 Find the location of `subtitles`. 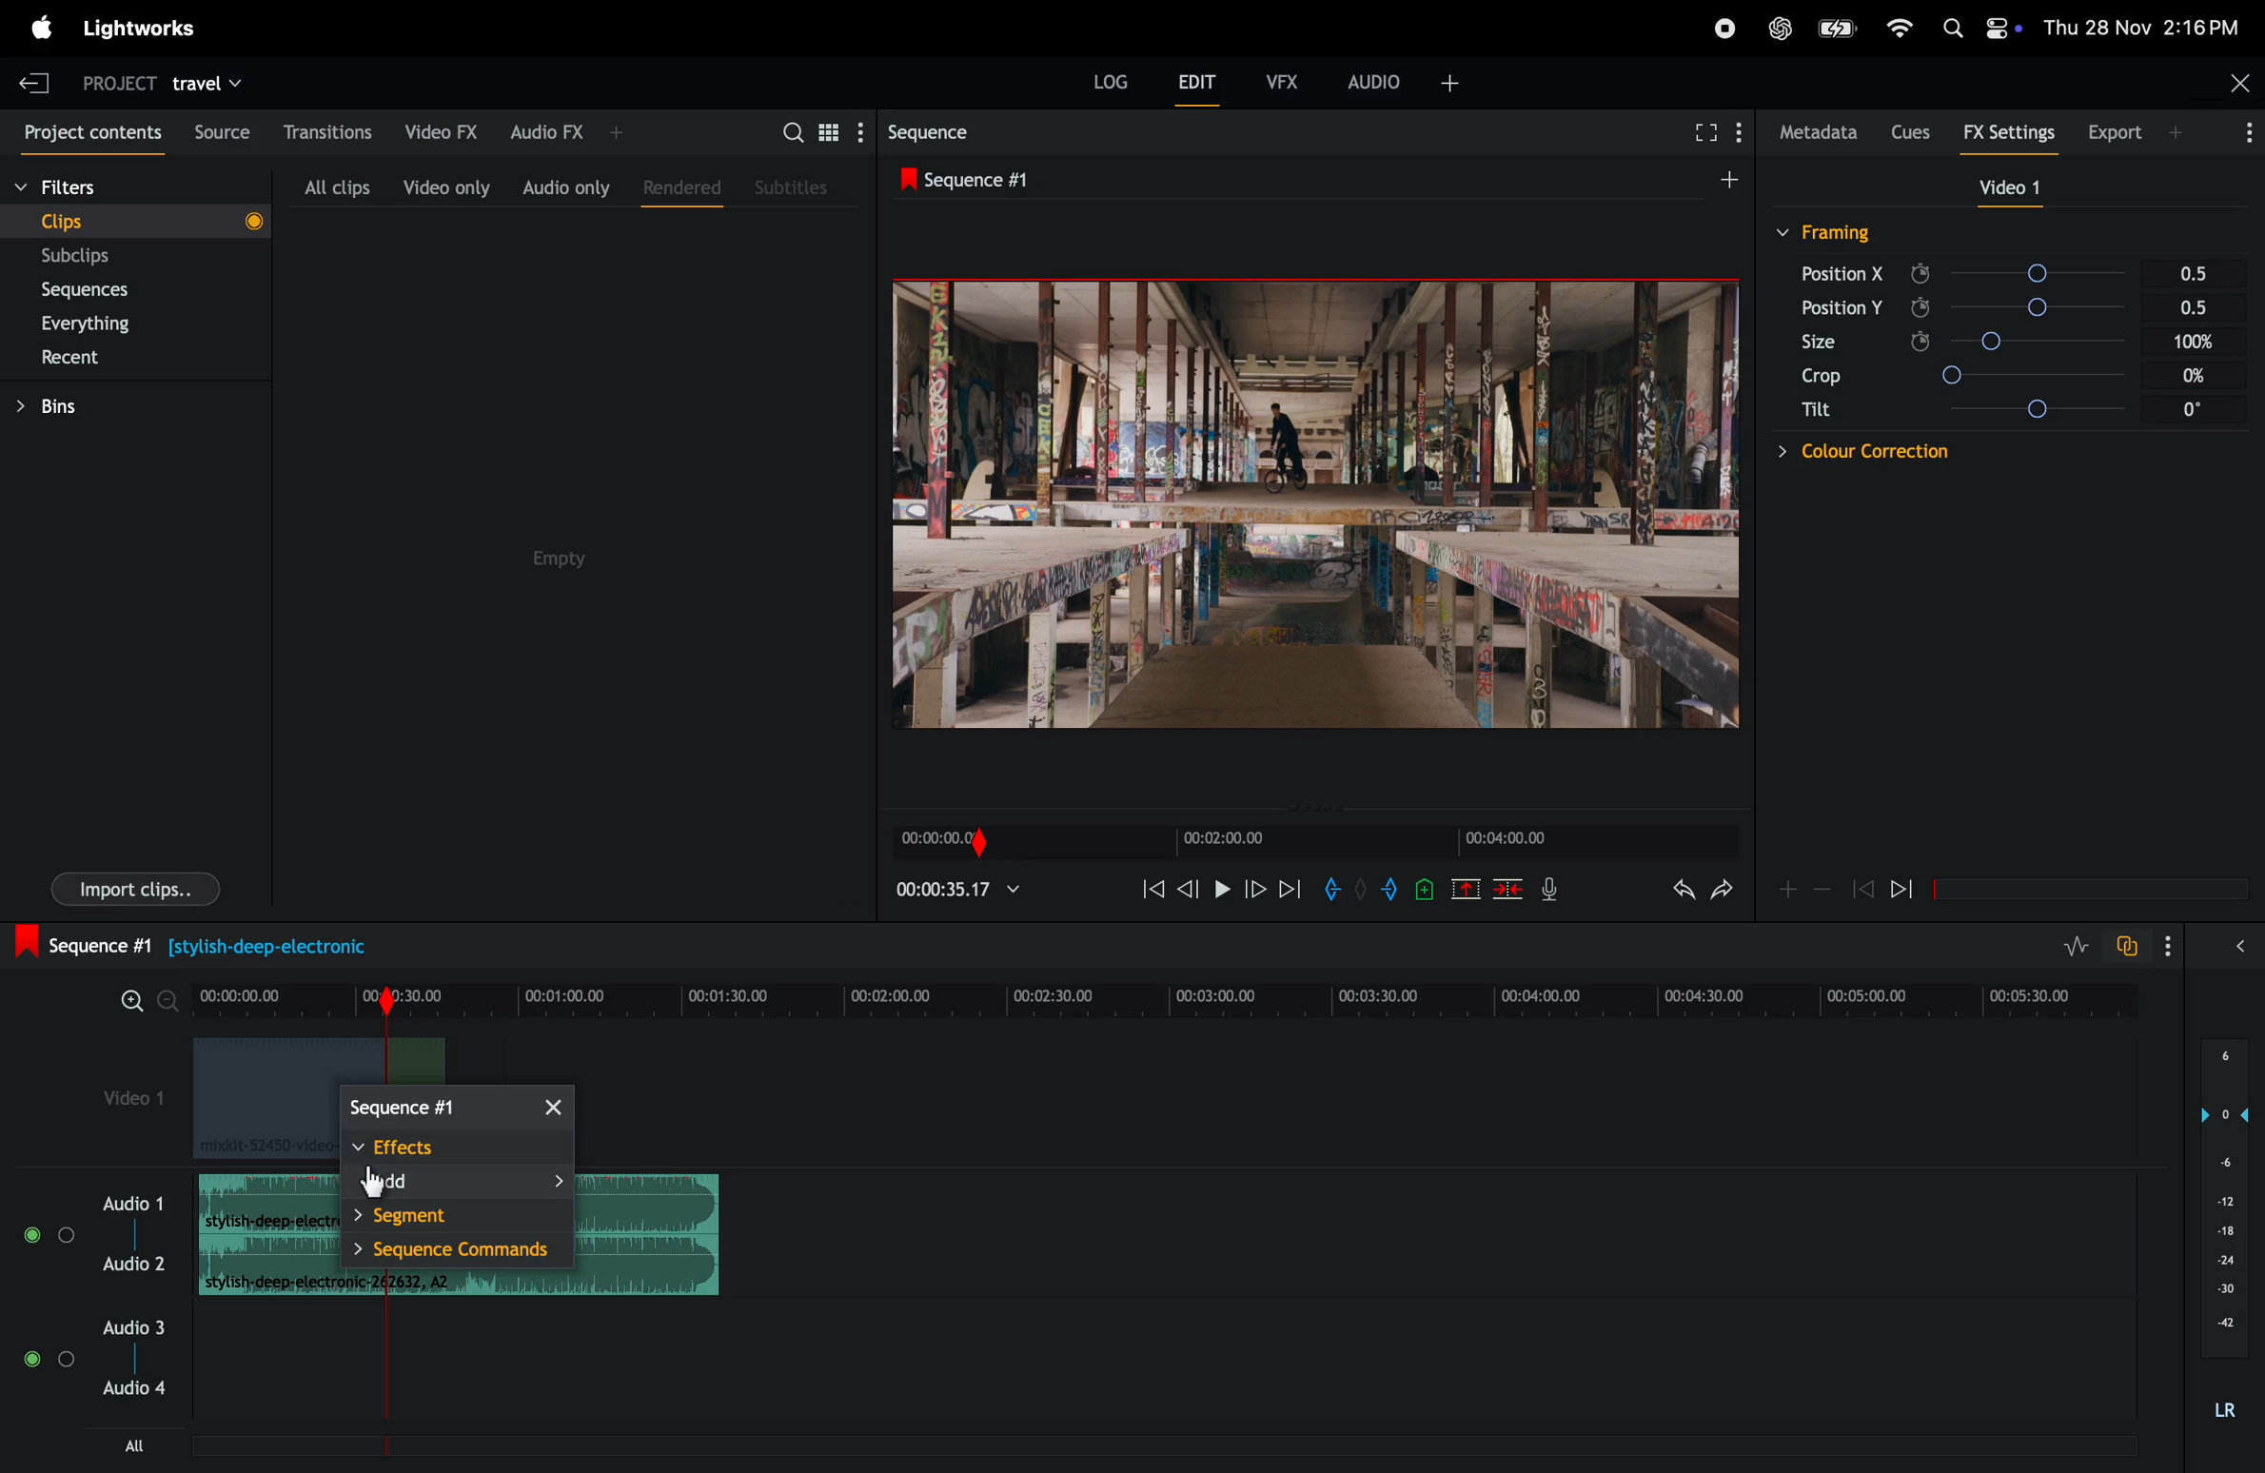

subtitles is located at coordinates (794, 186).